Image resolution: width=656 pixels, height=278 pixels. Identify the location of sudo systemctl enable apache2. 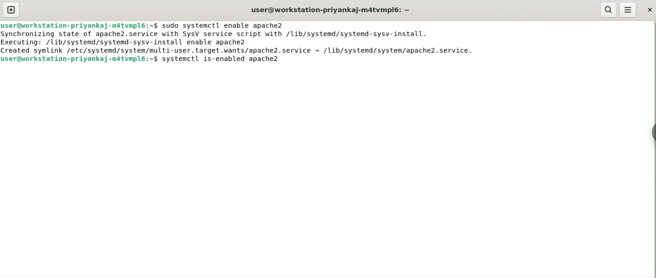
(222, 25).